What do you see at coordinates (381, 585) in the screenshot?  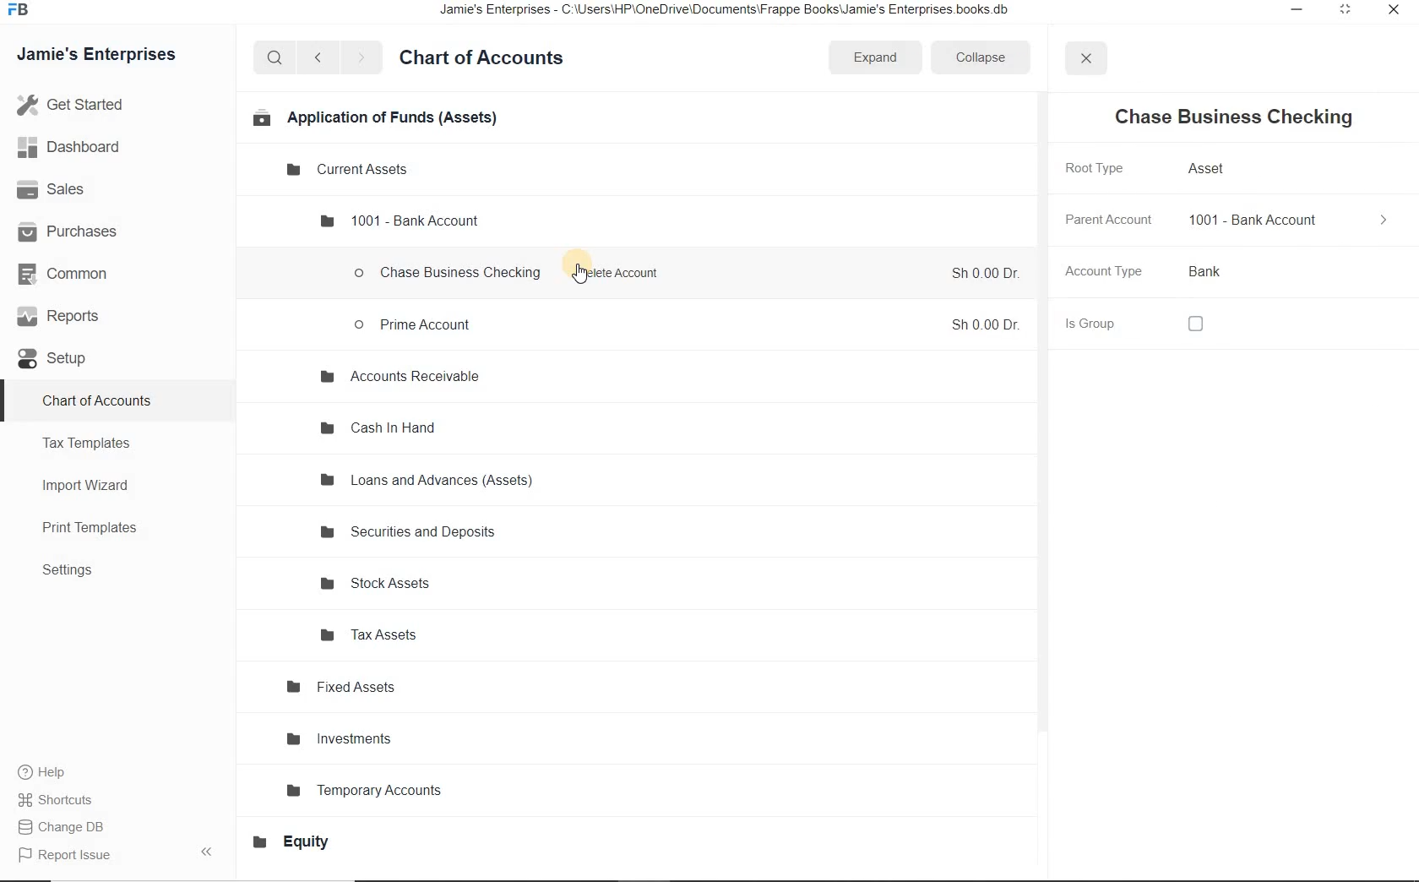 I see `Stock Assets` at bounding box center [381, 585].